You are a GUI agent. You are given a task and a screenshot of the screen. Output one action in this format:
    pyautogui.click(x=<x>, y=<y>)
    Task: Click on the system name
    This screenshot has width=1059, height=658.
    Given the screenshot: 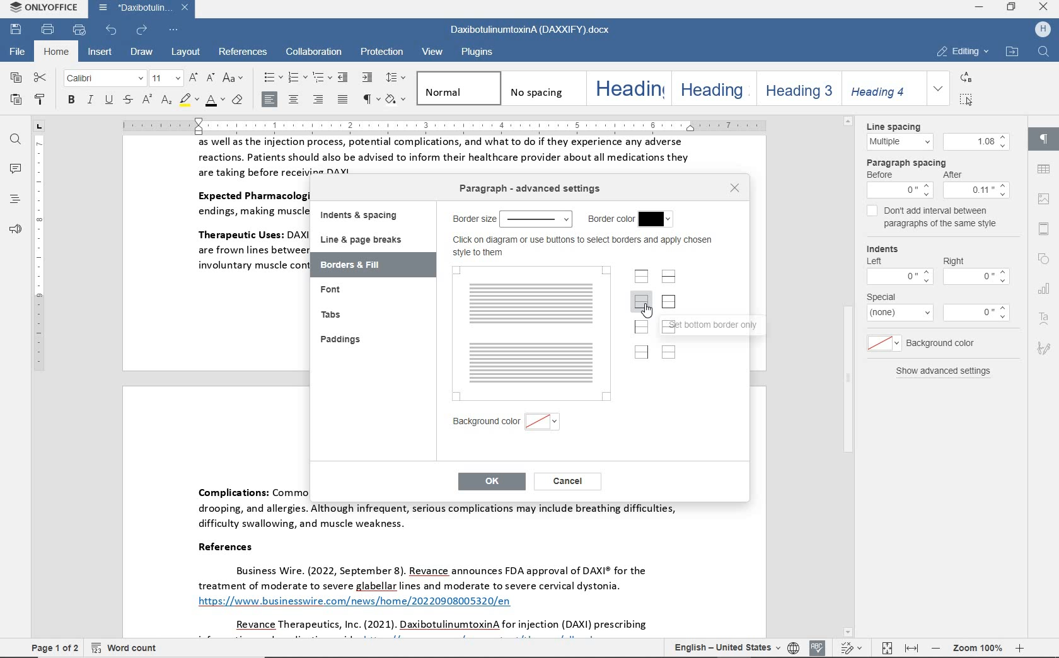 What is the action you would take?
    pyautogui.click(x=42, y=8)
    